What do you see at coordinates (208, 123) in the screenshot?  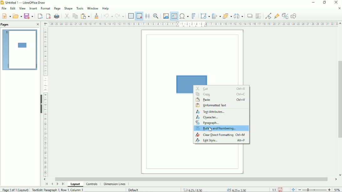 I see `Paragraph` at bounding box center [208, 123].